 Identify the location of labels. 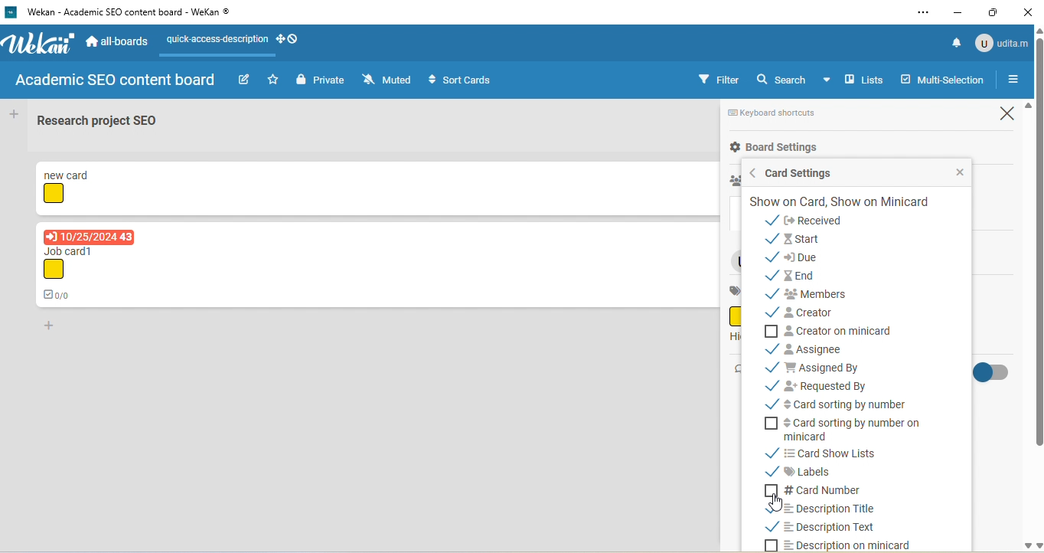
(806, 470).